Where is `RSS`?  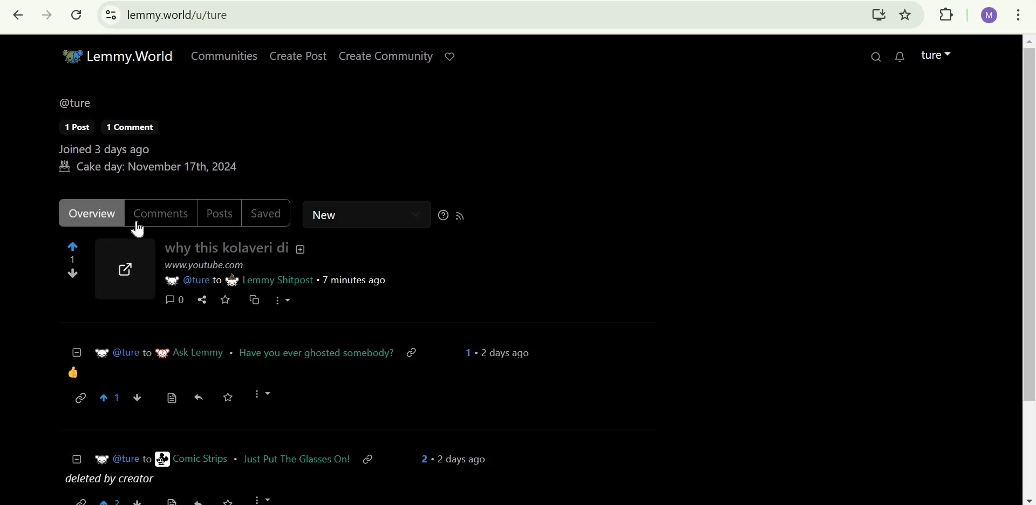
RSS is located at coordinates (465, 216).